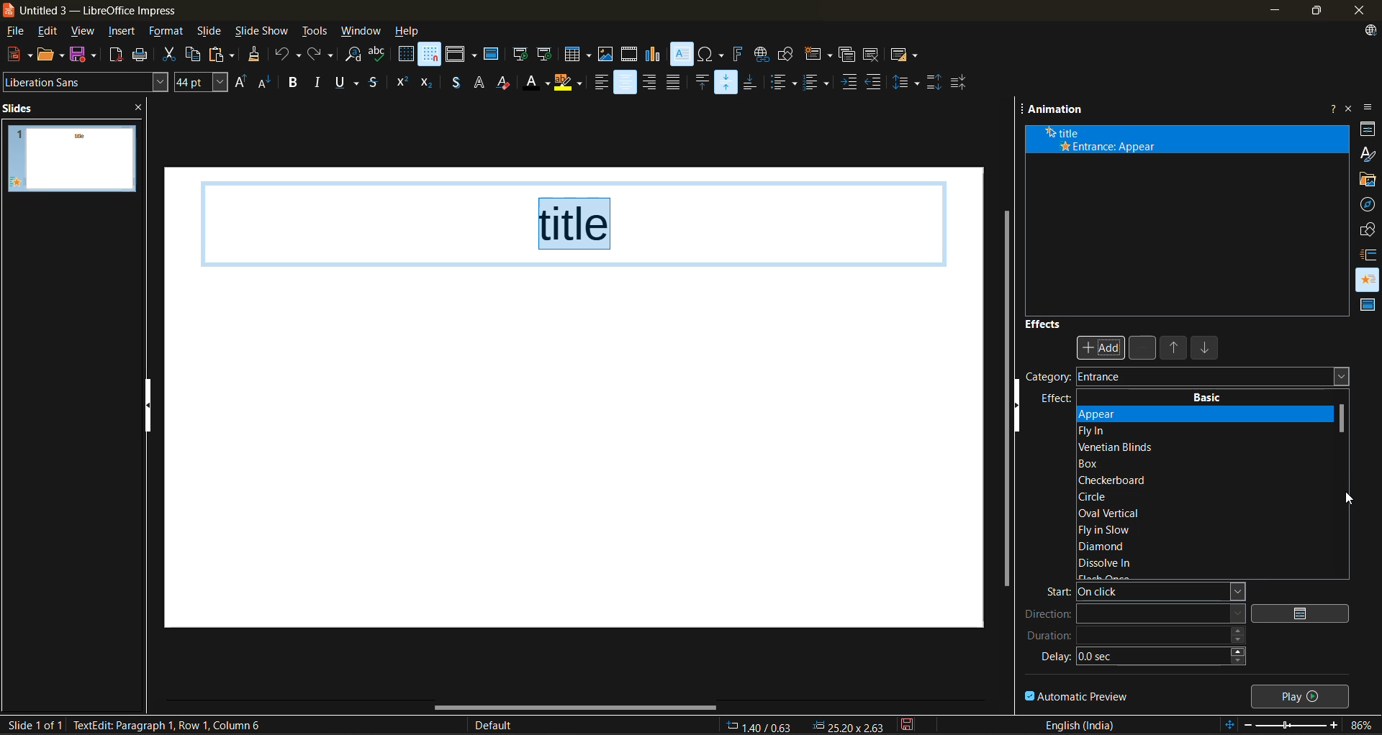 The width and height of the screenshot is (1382, 735). I want to click on character highlighting color, so click(569, 83).